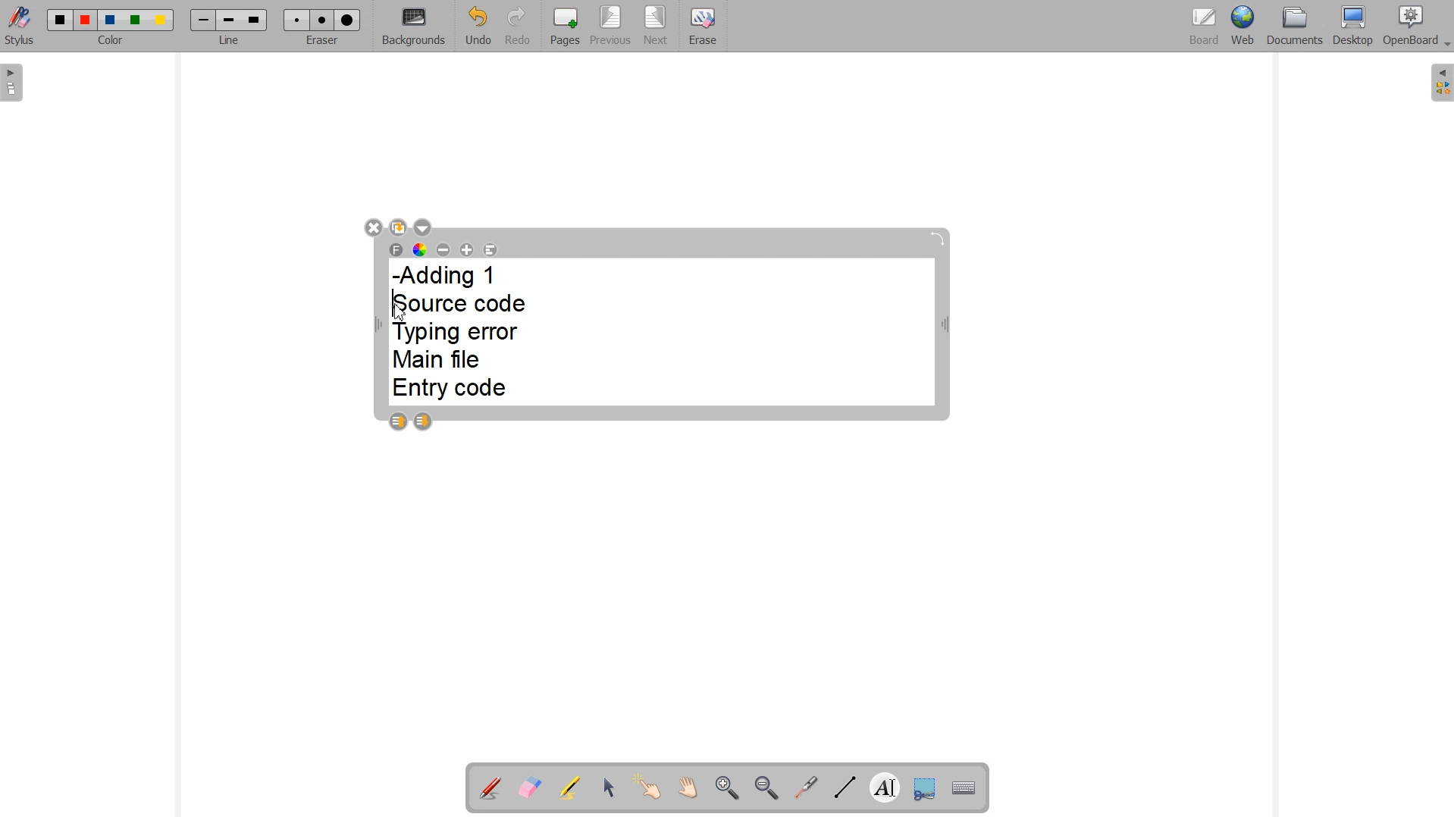  Describe the element at coordinates (1295, 27) in the screenshot. I see `Documents` at that location.